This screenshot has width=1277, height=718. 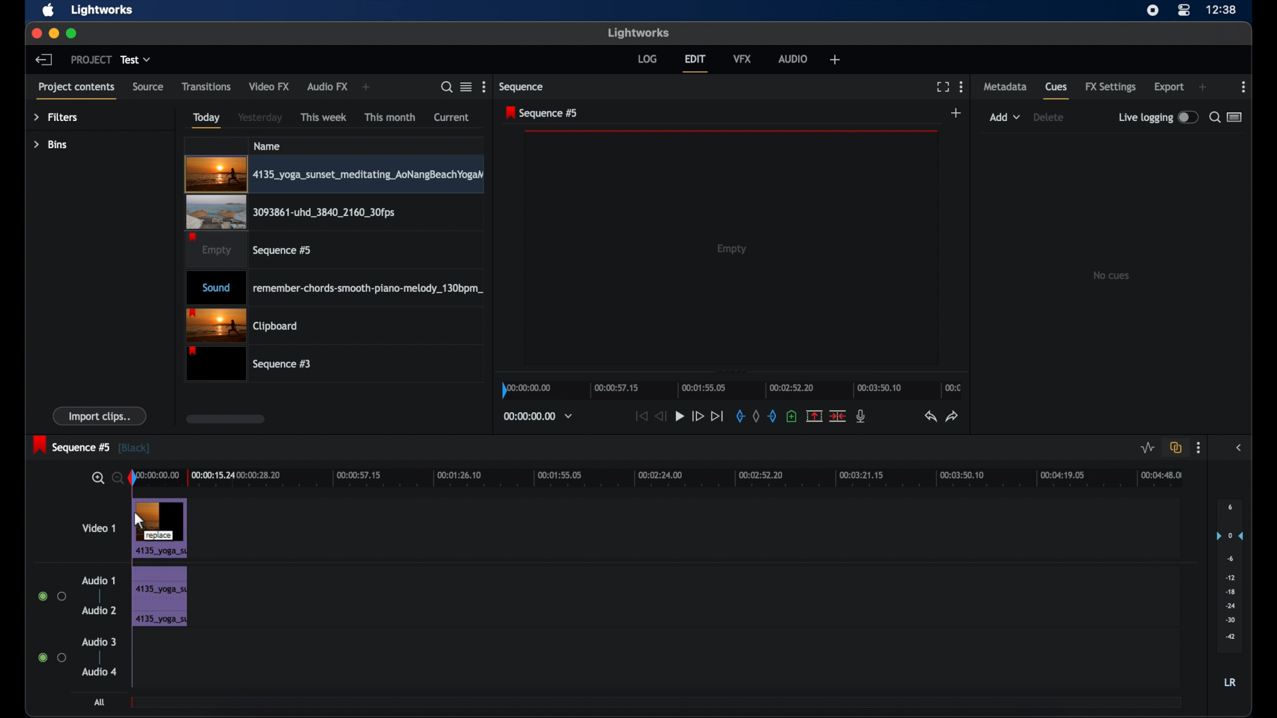 What do you see at coordinates (1152, 11) in the screenshot?
I see `screen recorder icon` at bounding box center [1152, 11].